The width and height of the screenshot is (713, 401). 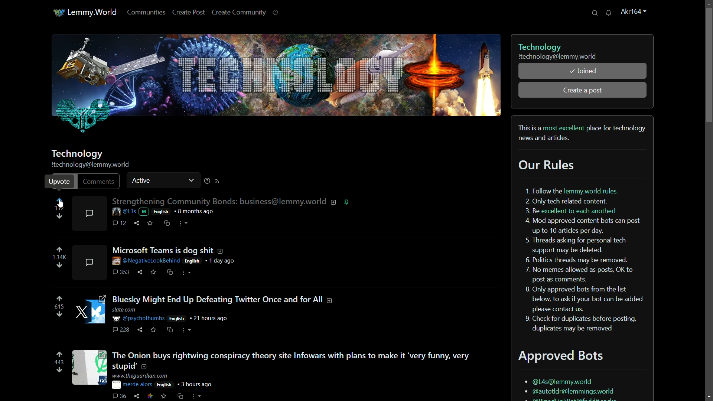 What do you see at coordinates (59, 257) in the screenshot?
I see `number of voted` at bounding box center [59, 257].